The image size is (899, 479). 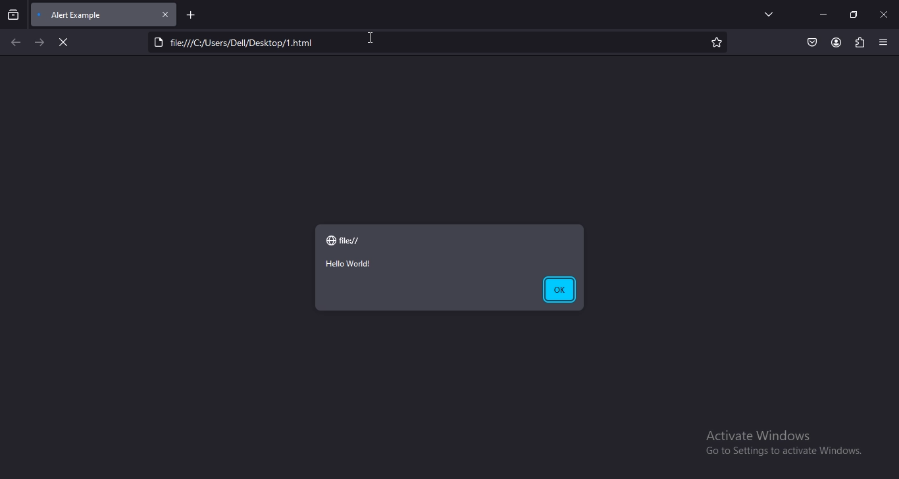 What do you see at coordinates (885, 13) in the screenshot?
I see `close` at bounding box center [885, 13].